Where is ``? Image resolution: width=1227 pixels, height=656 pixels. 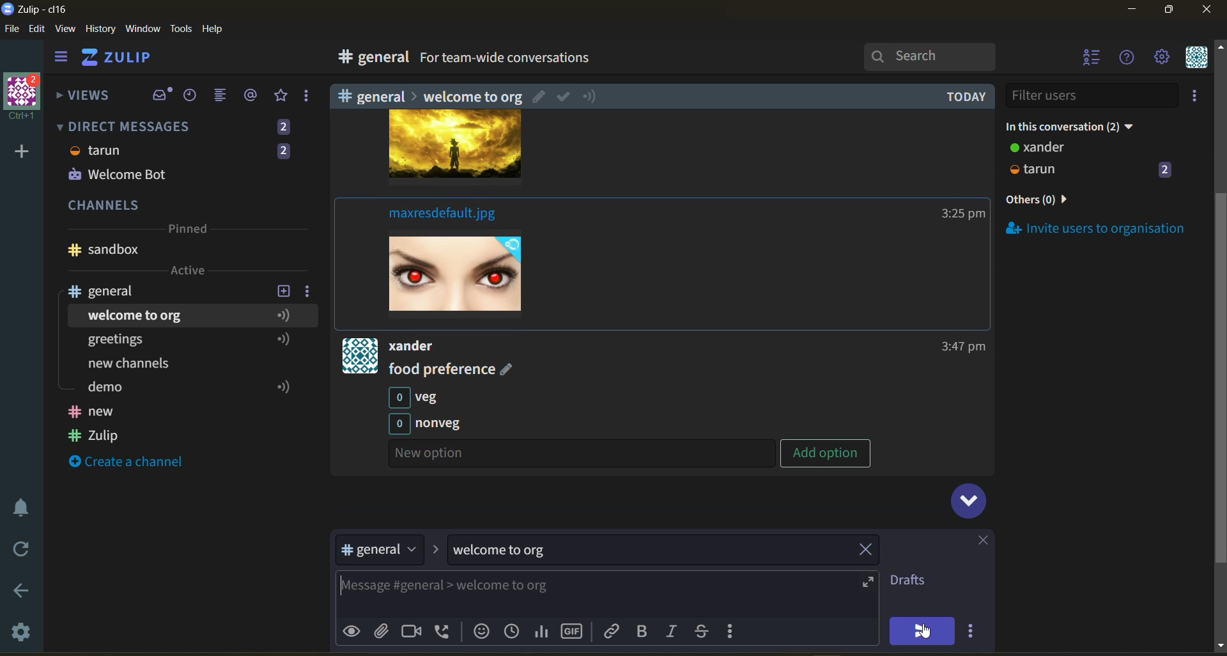
 is located at coordinates (467, 95).